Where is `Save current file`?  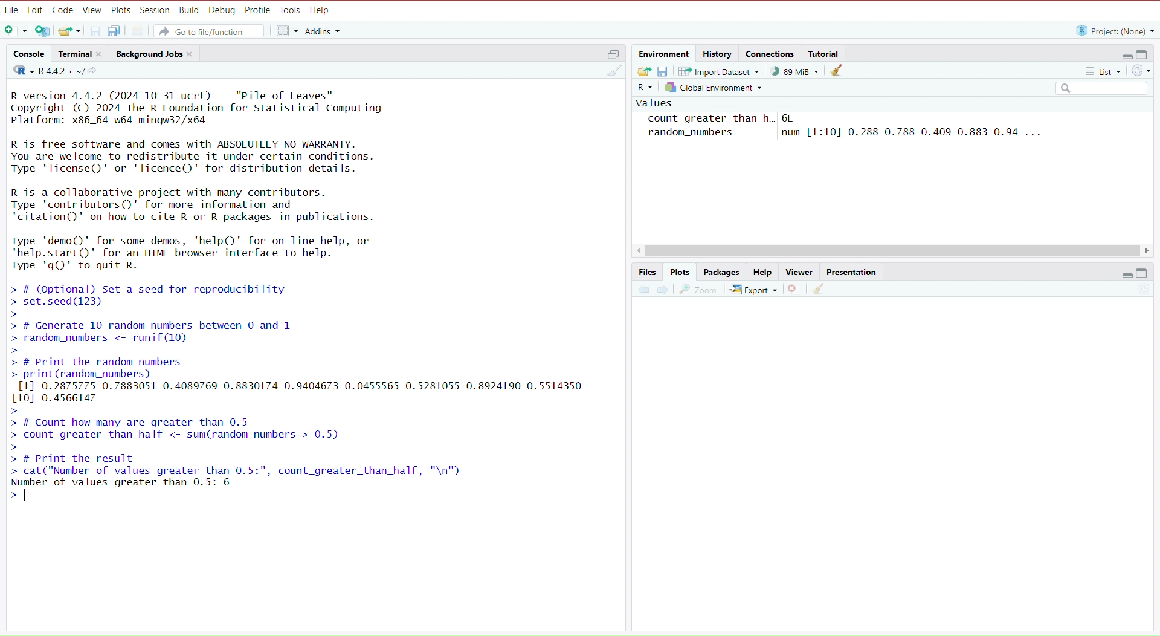
Save current file is located at coordinates (94, 31).